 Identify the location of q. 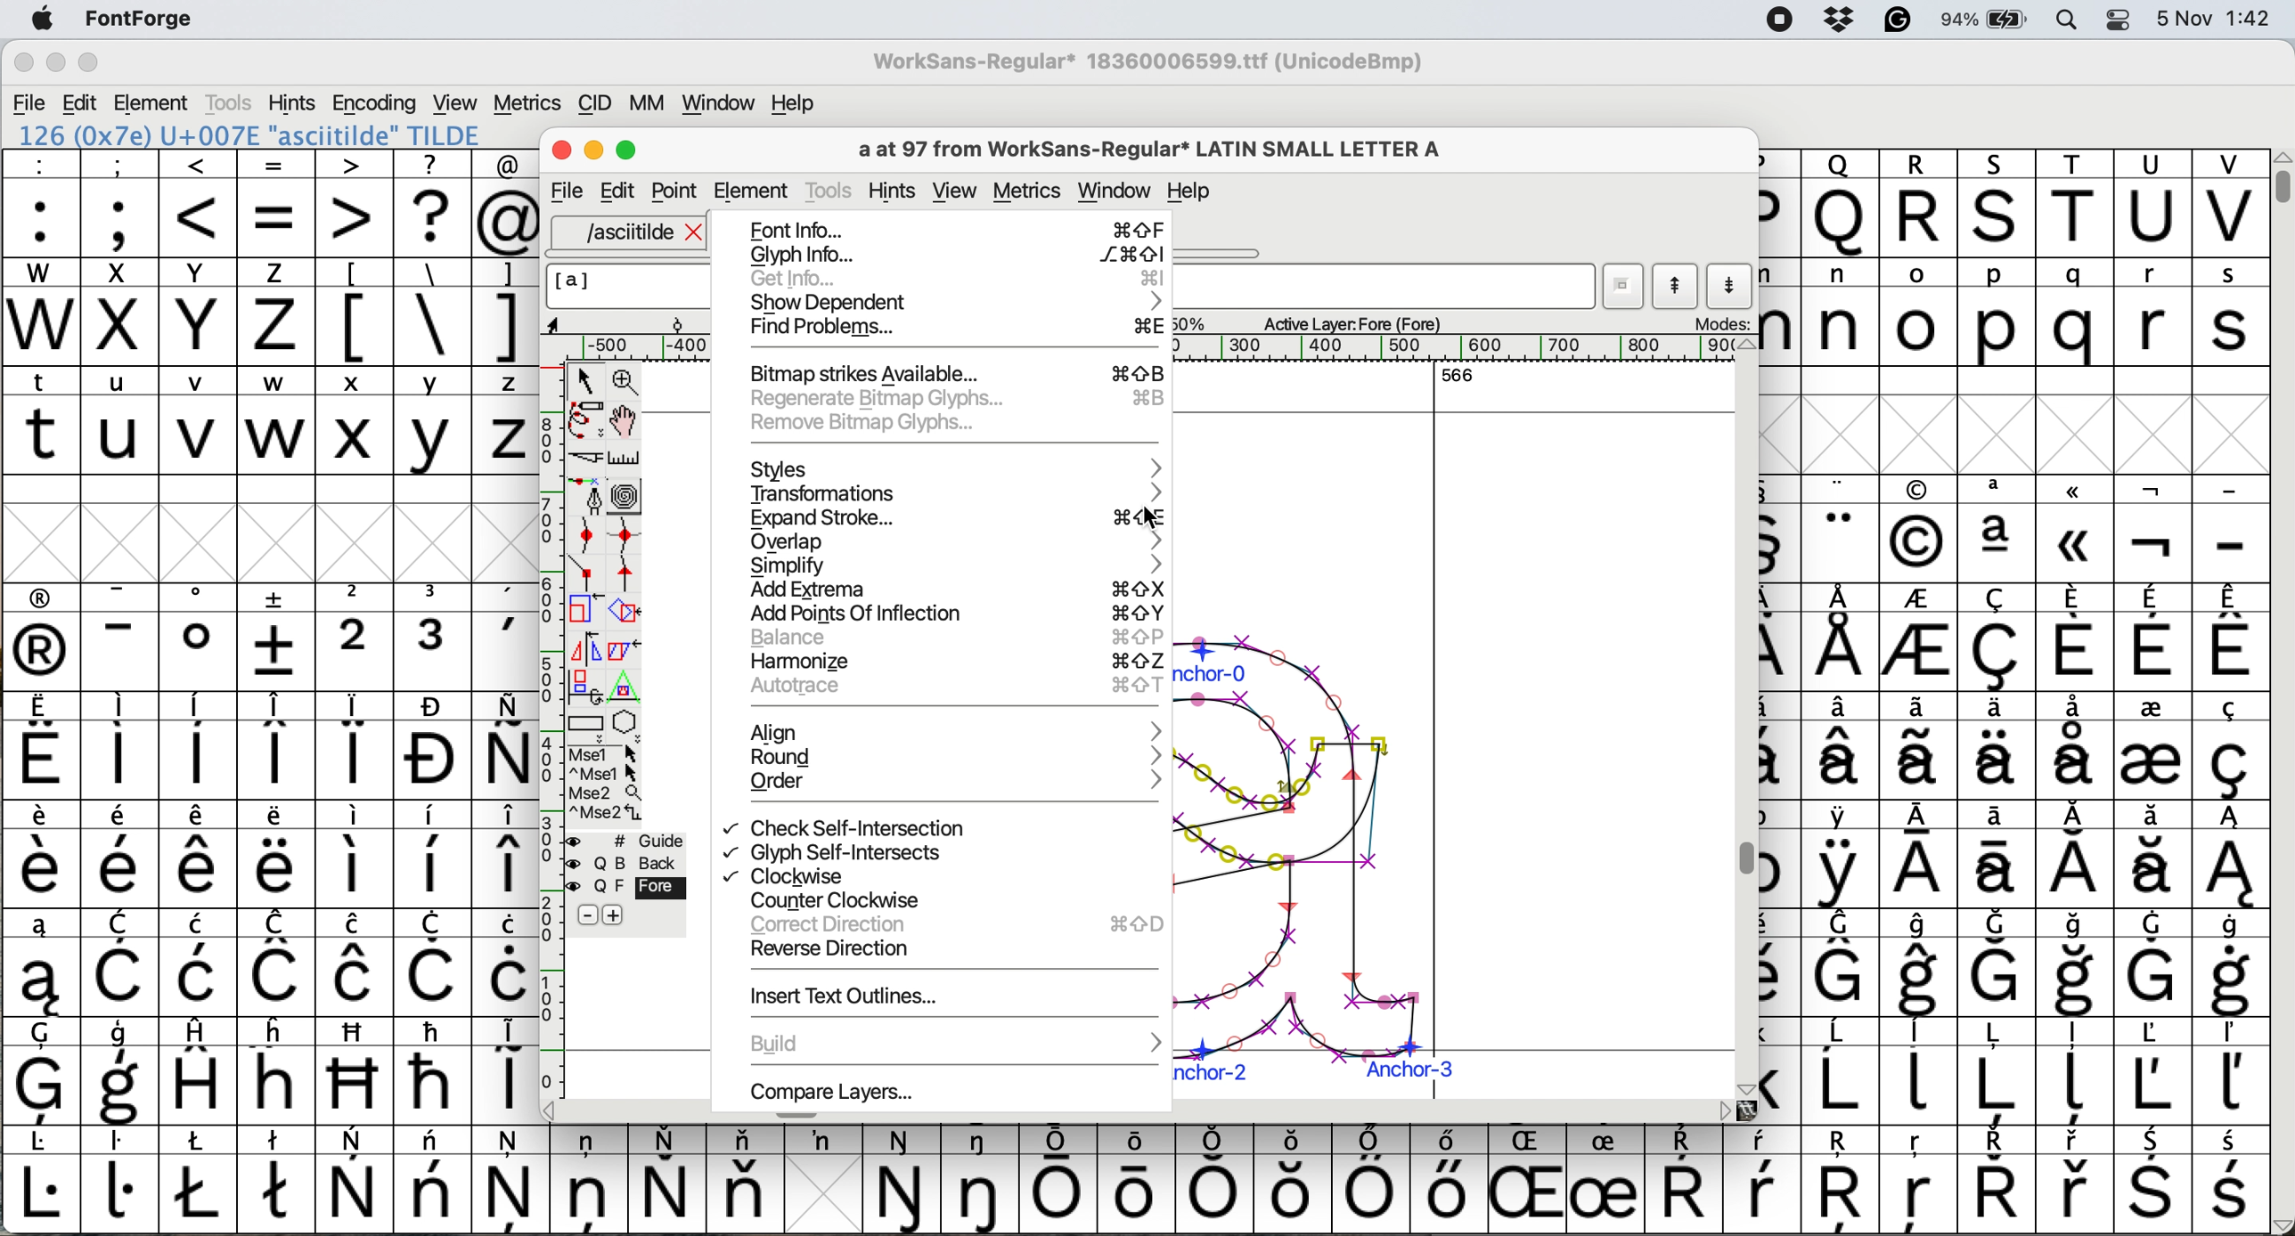
(2079, 313).